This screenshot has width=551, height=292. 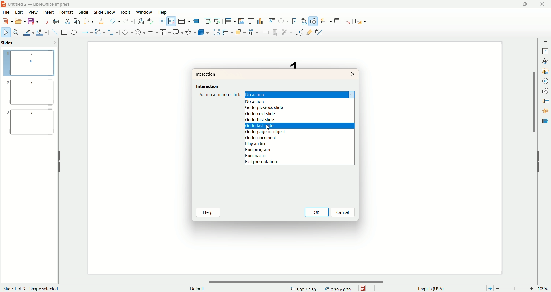 I want to click on undo, so click(x=114, y=22).